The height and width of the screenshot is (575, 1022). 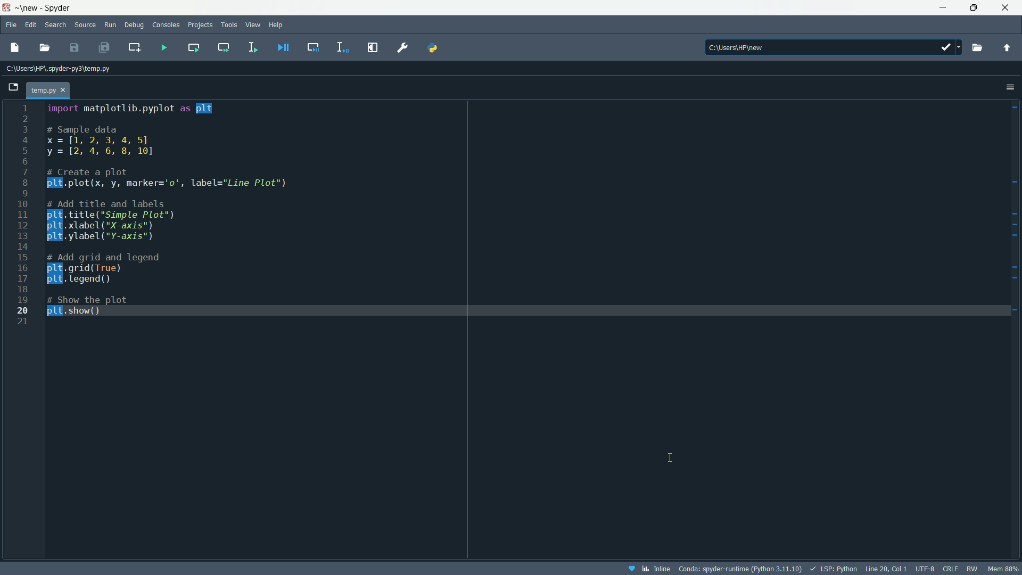 What do you see at coordinates (977, 47) in the screenshot?
I see `browse directory` at bounding box center [977, 47].